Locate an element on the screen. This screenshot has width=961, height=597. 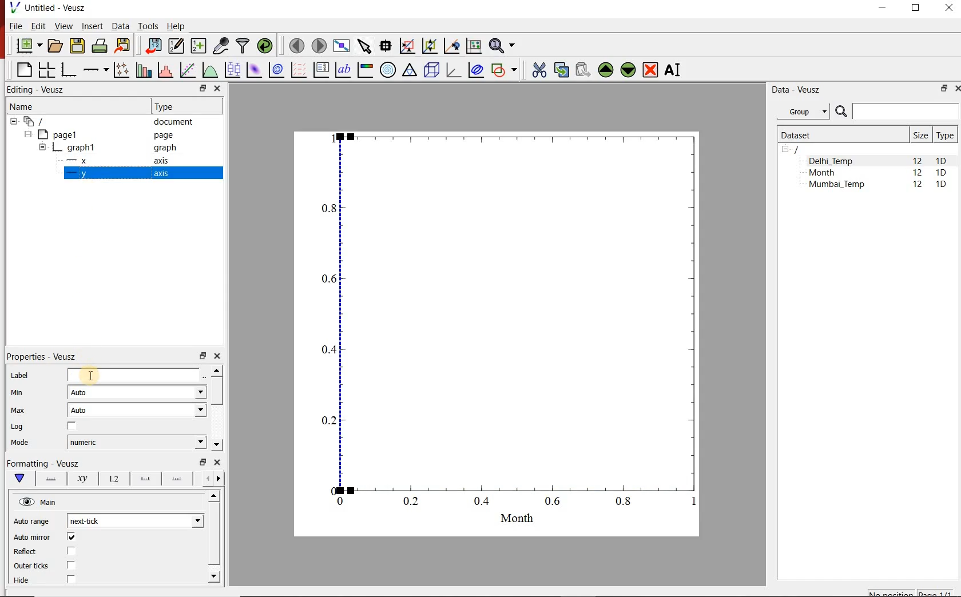
scrollbar is located at coordinates (215, 538).